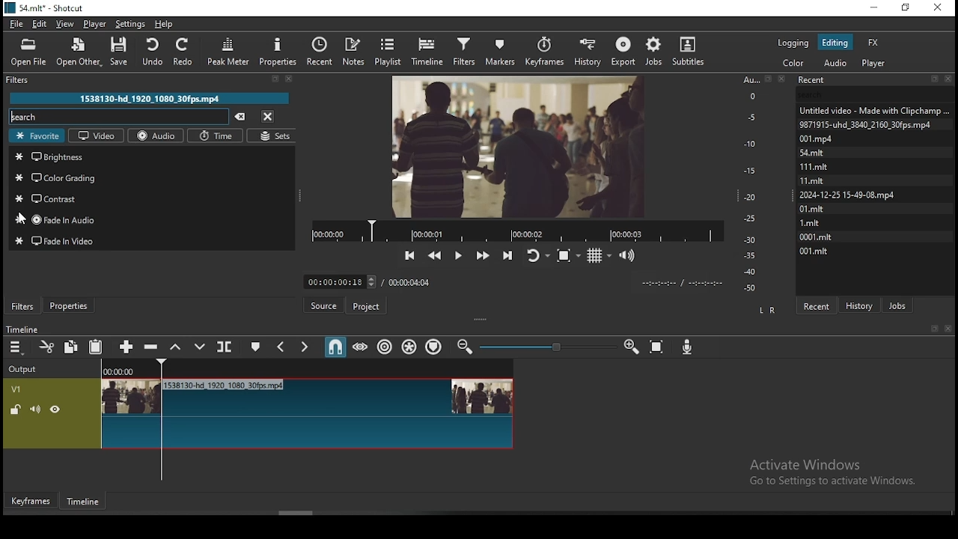 The width and height of the screenshot is (958, 539). What do you see at coordinates (356, 51) in the screenshot?
I see `notes` at bounding box center [356, 51].